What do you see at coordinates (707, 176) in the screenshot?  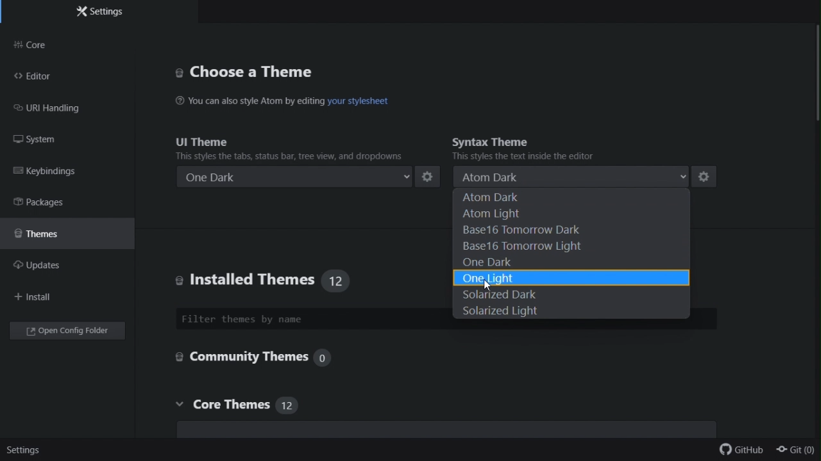 I see `settings` at bounding box center [707, 176].